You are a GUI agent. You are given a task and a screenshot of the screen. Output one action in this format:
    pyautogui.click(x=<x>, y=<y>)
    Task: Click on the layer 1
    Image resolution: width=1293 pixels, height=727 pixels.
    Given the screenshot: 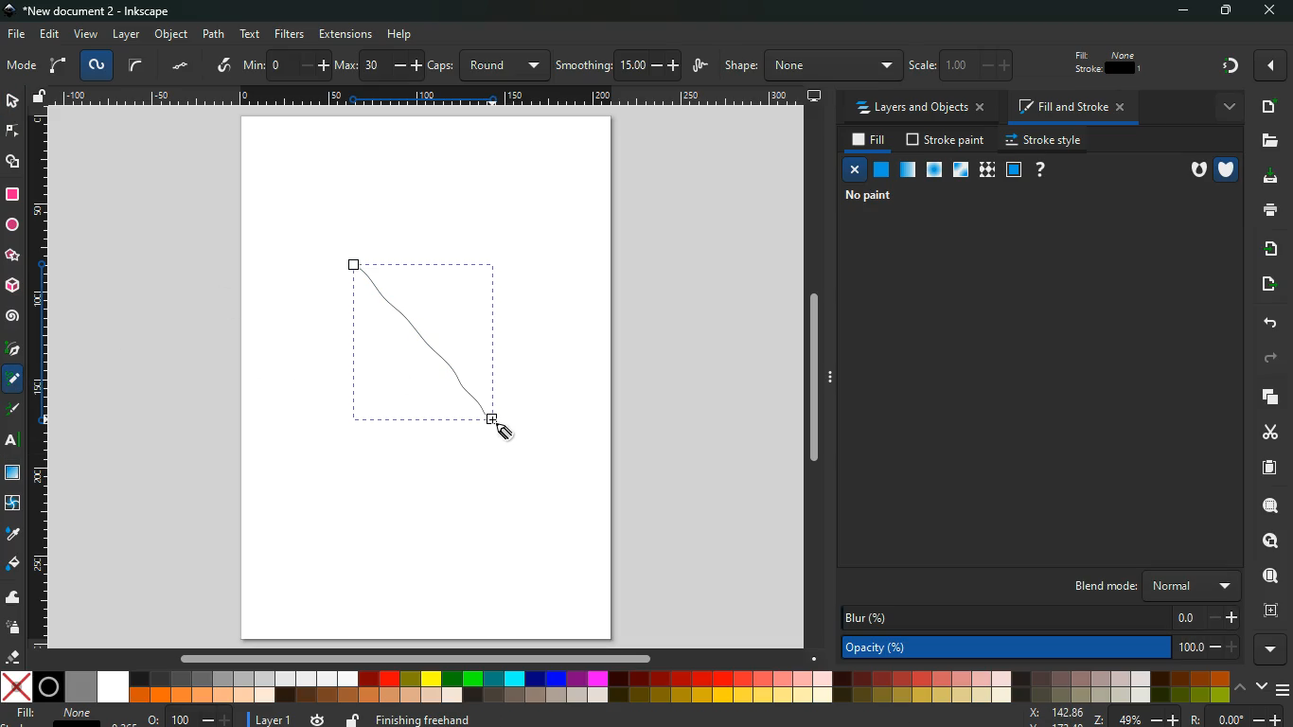 What is the action you would take?
    pyautogui.click(x=275, y=718)
    